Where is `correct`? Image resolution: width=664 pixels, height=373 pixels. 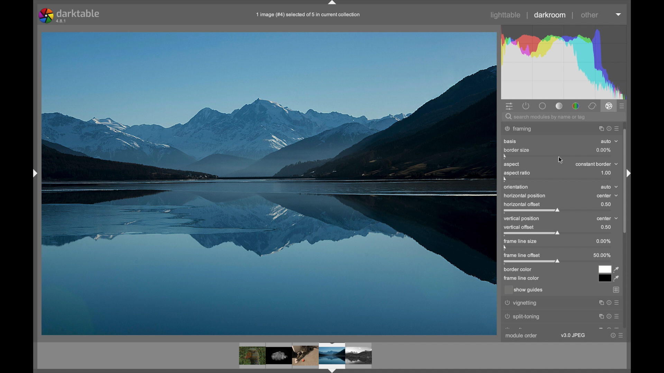
correct is located at coordinates (593, 106).